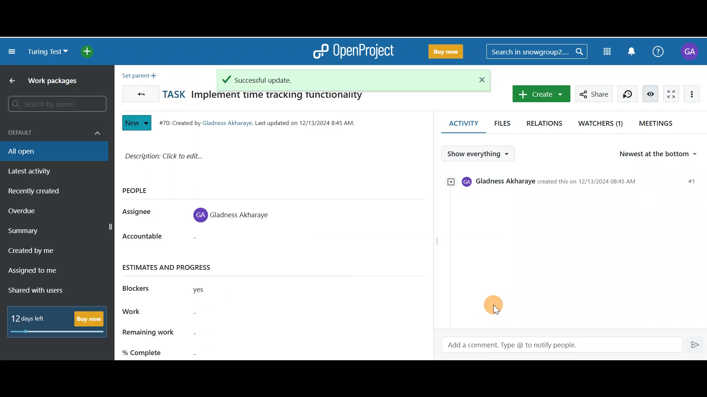 The image size is (707, 397). I want to click on Overdue, so click(42, 213).